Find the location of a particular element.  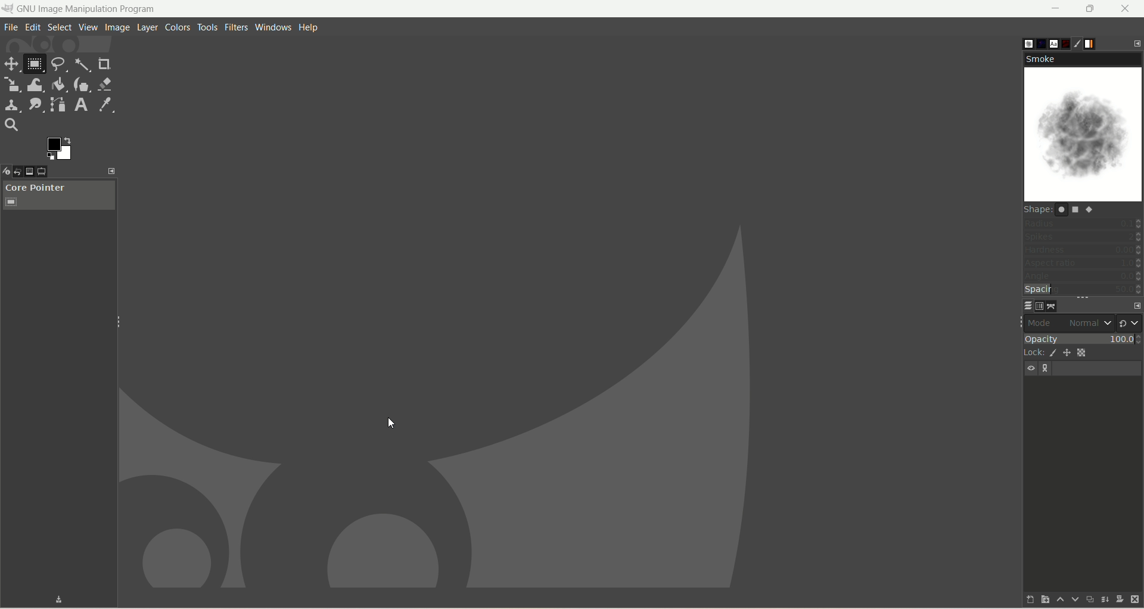

colors is located at coordinates (179, 27).